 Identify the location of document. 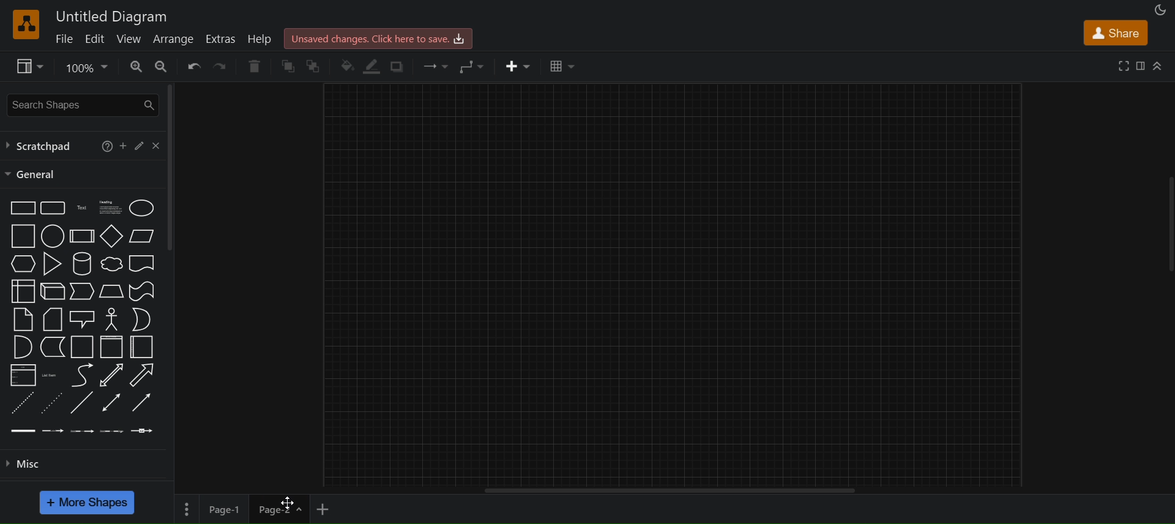
(143, 263).